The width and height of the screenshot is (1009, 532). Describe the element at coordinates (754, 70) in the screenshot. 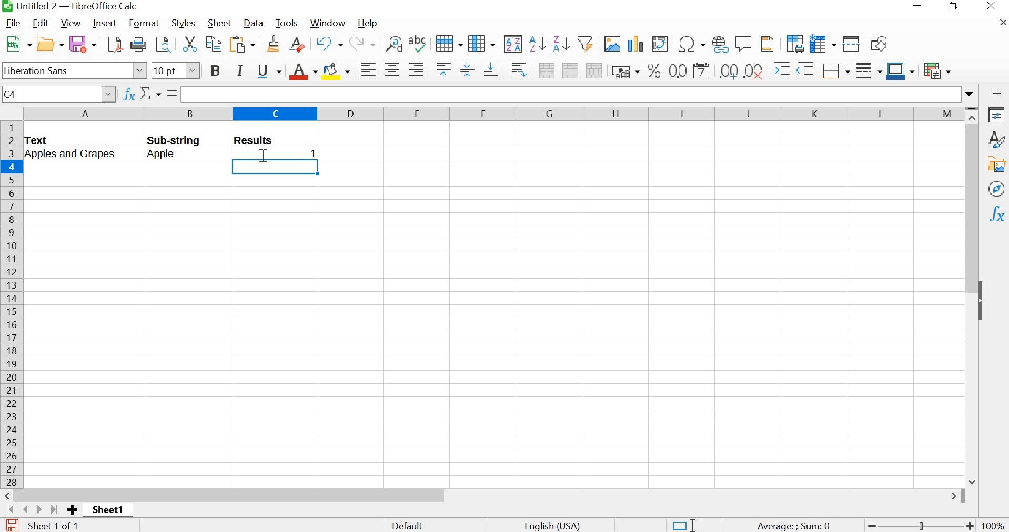

I see `delete decimal place` at that location.